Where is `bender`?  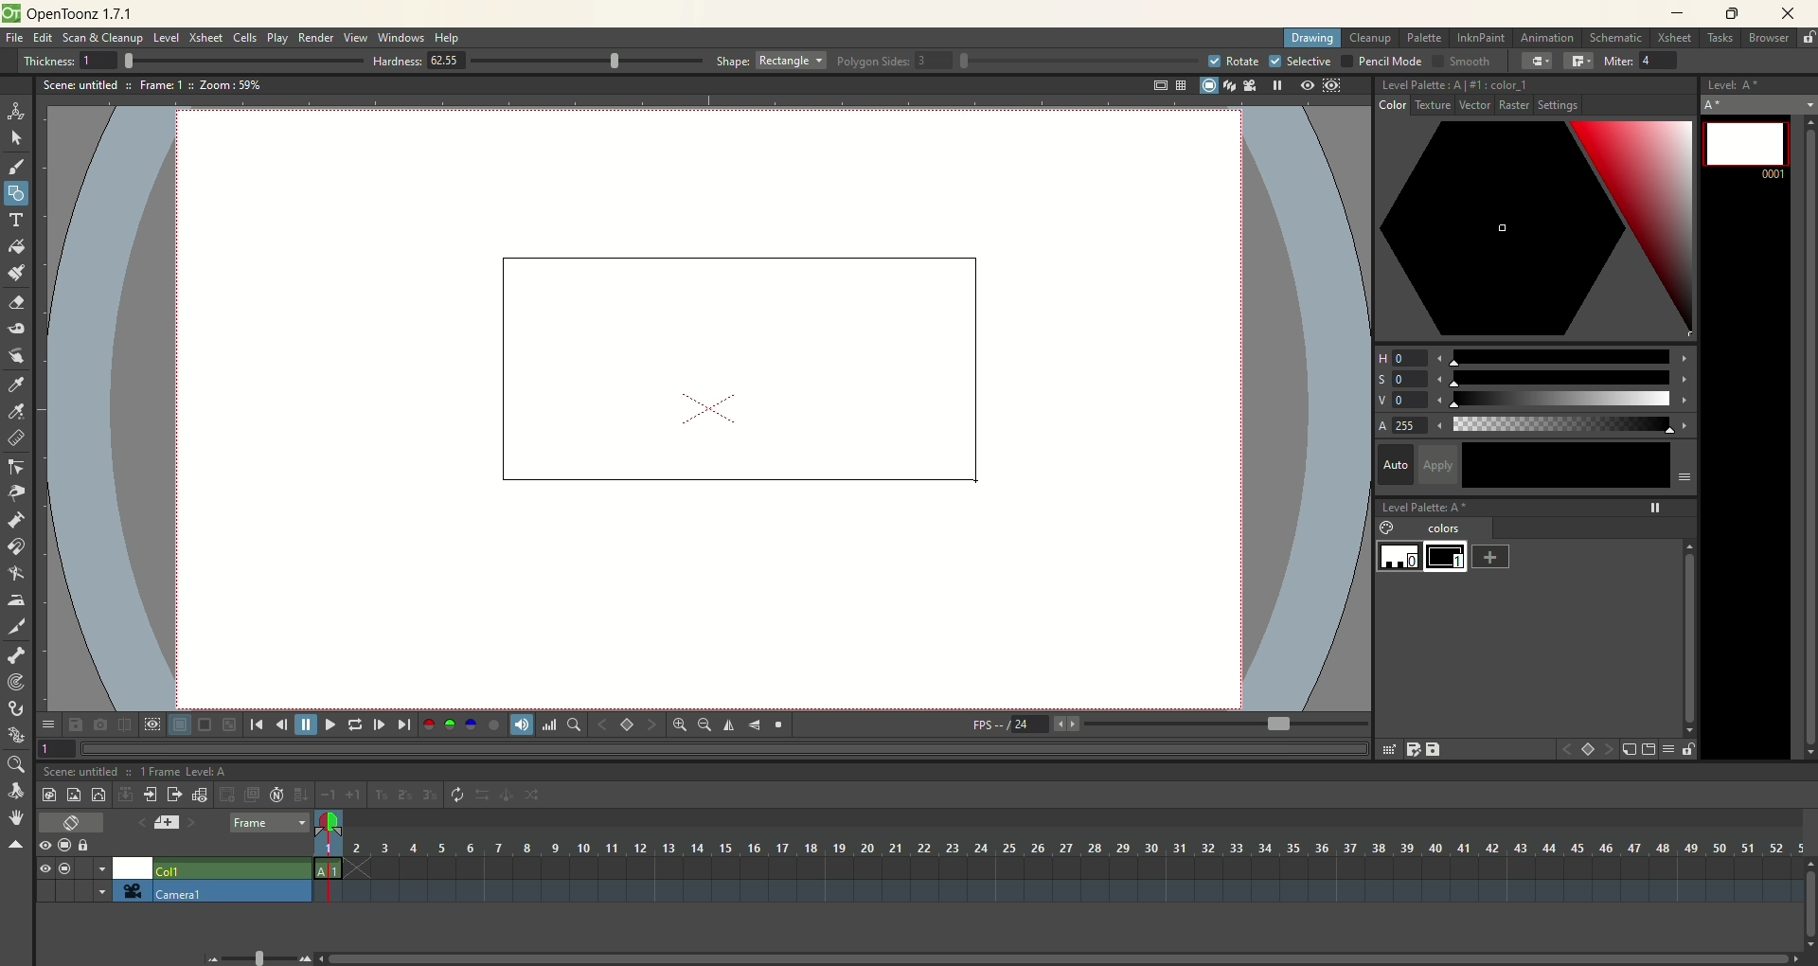
bender is located at coordinates (15, 576).